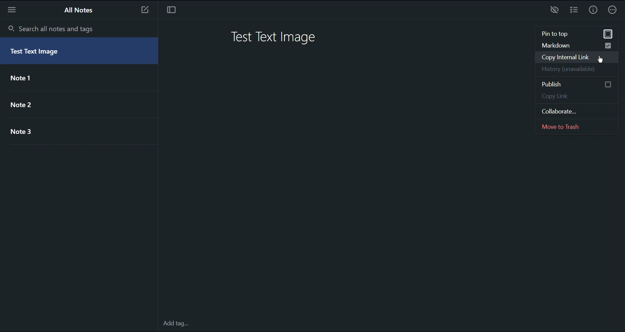 The width and height of the screenshot is (625, 332). What do you see at coordinates (51, 28) in the screenshot?
I see `Search all notes and tags` at bounding box center [51, 28].